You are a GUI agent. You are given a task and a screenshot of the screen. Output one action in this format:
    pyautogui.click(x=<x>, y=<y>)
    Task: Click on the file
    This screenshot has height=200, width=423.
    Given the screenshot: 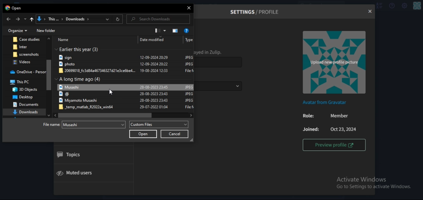 What is the action you would take?
    pyautogui.click(x=126, y=87)
    